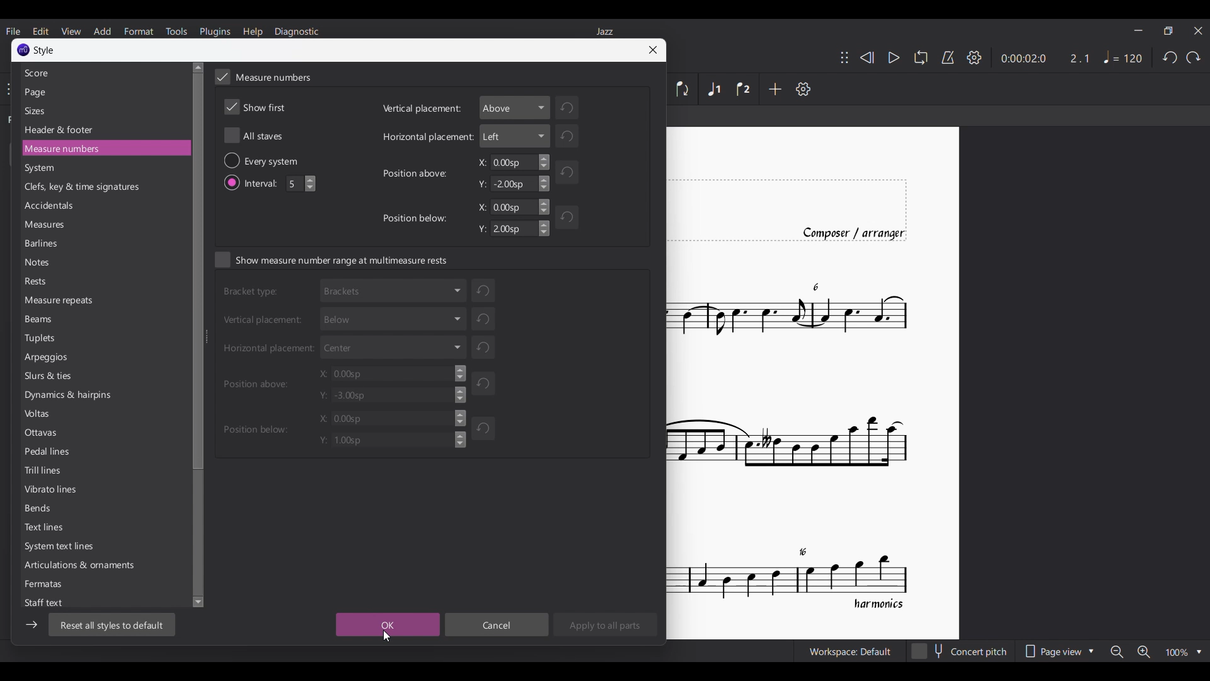  What do you see at coordinates (388, 625) in the screenshot?
I see `OK` at bounding box center [388, 625].